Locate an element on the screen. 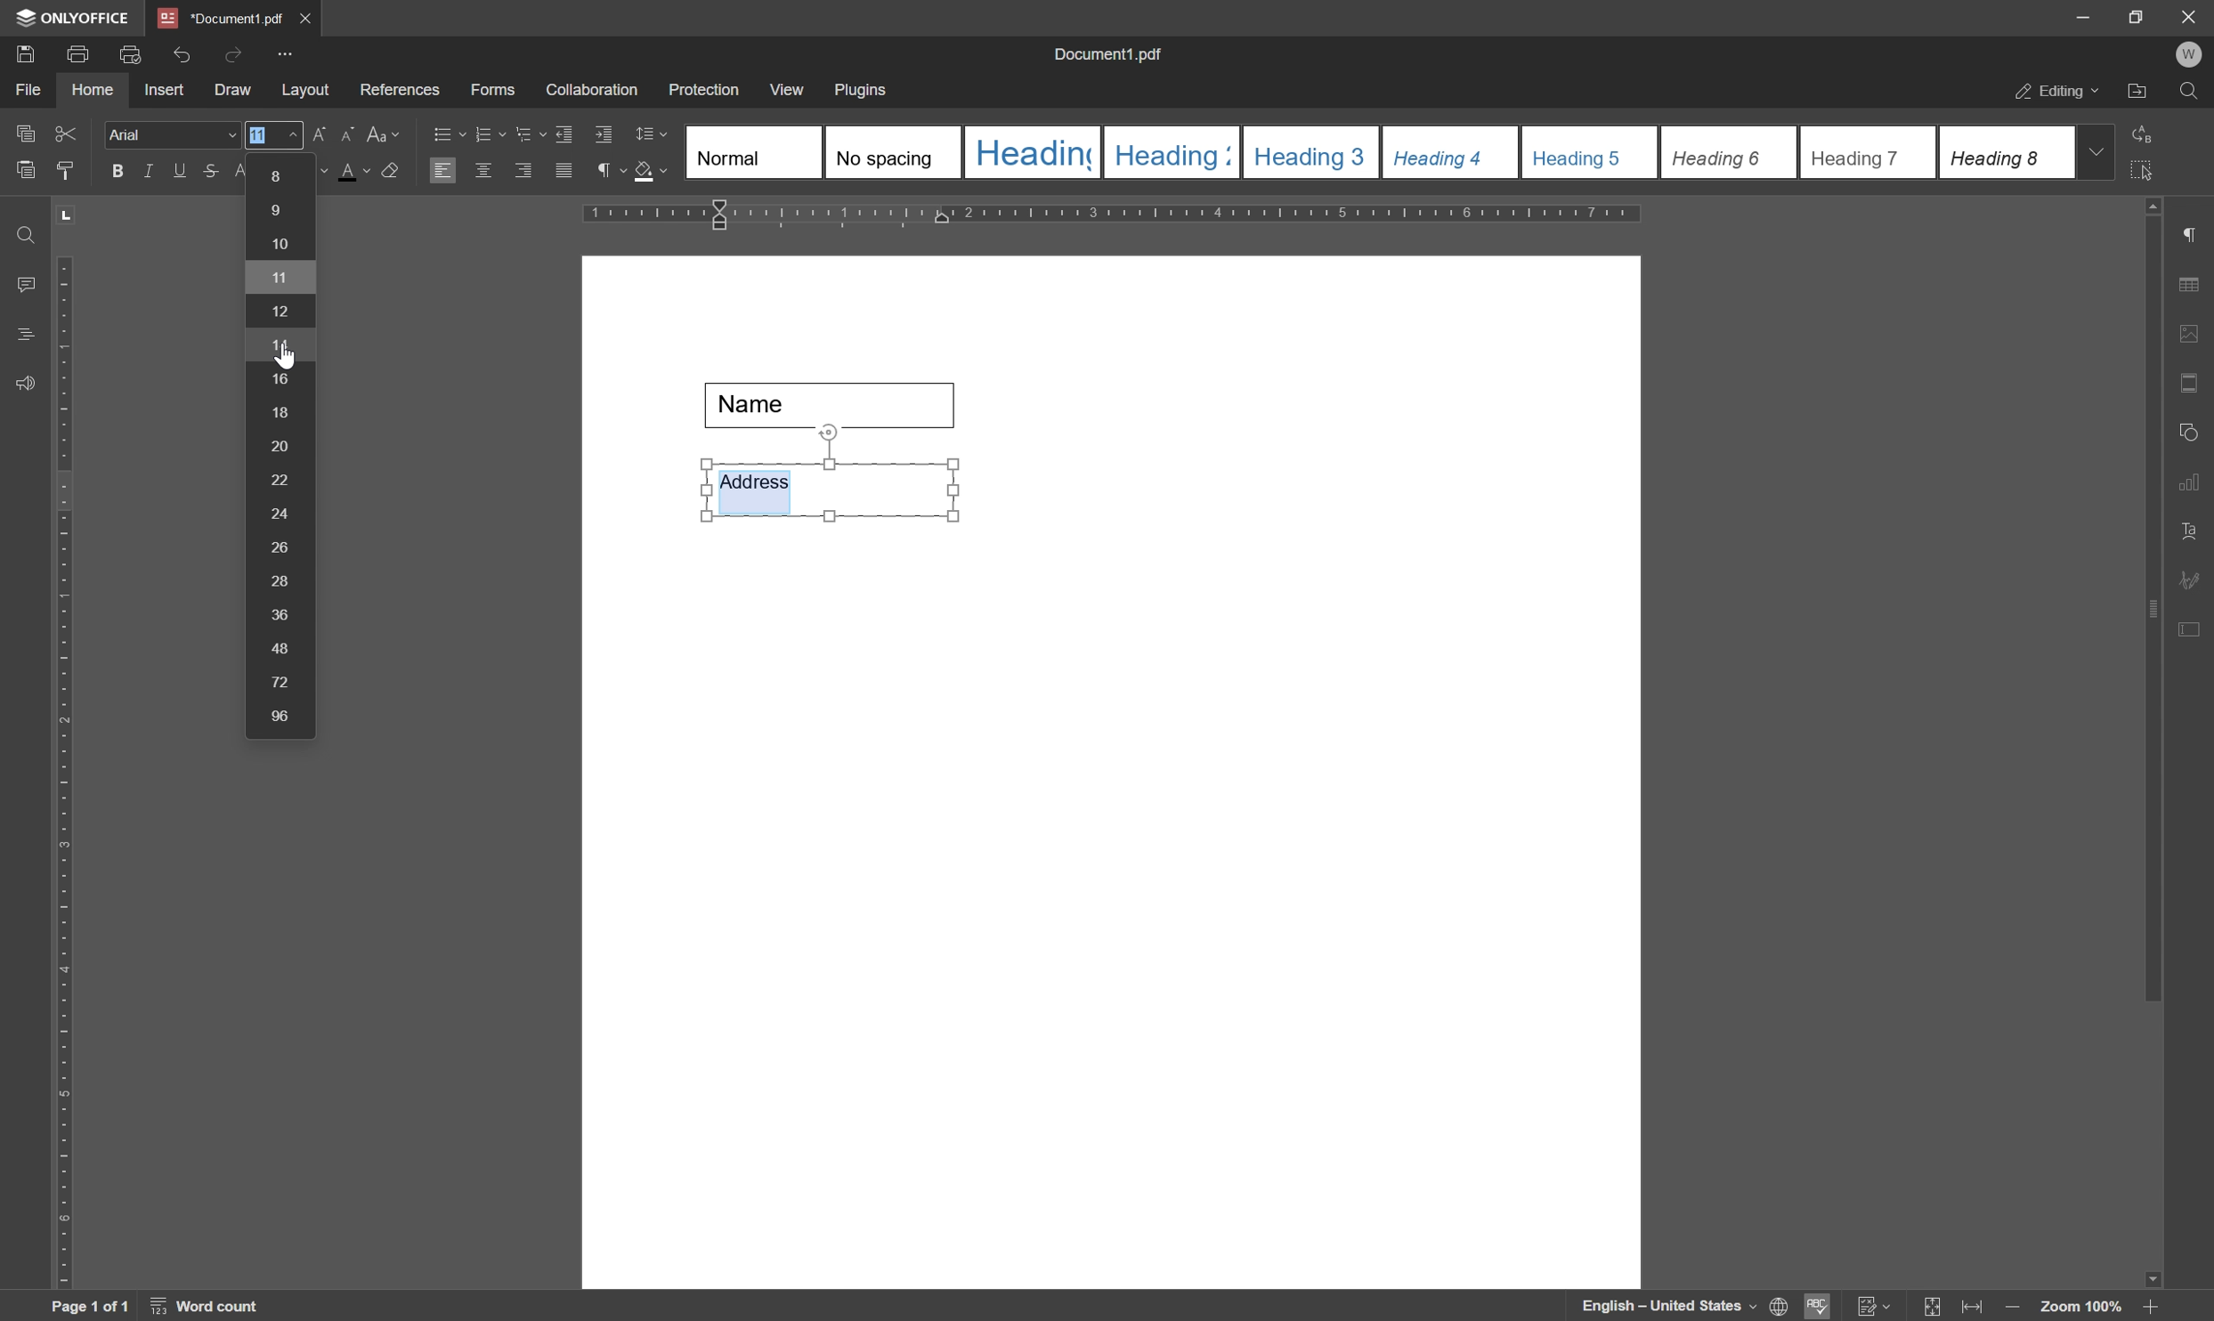 This screenshot has height=1321, width=2214. plugins is located at coordinates (863, 91).